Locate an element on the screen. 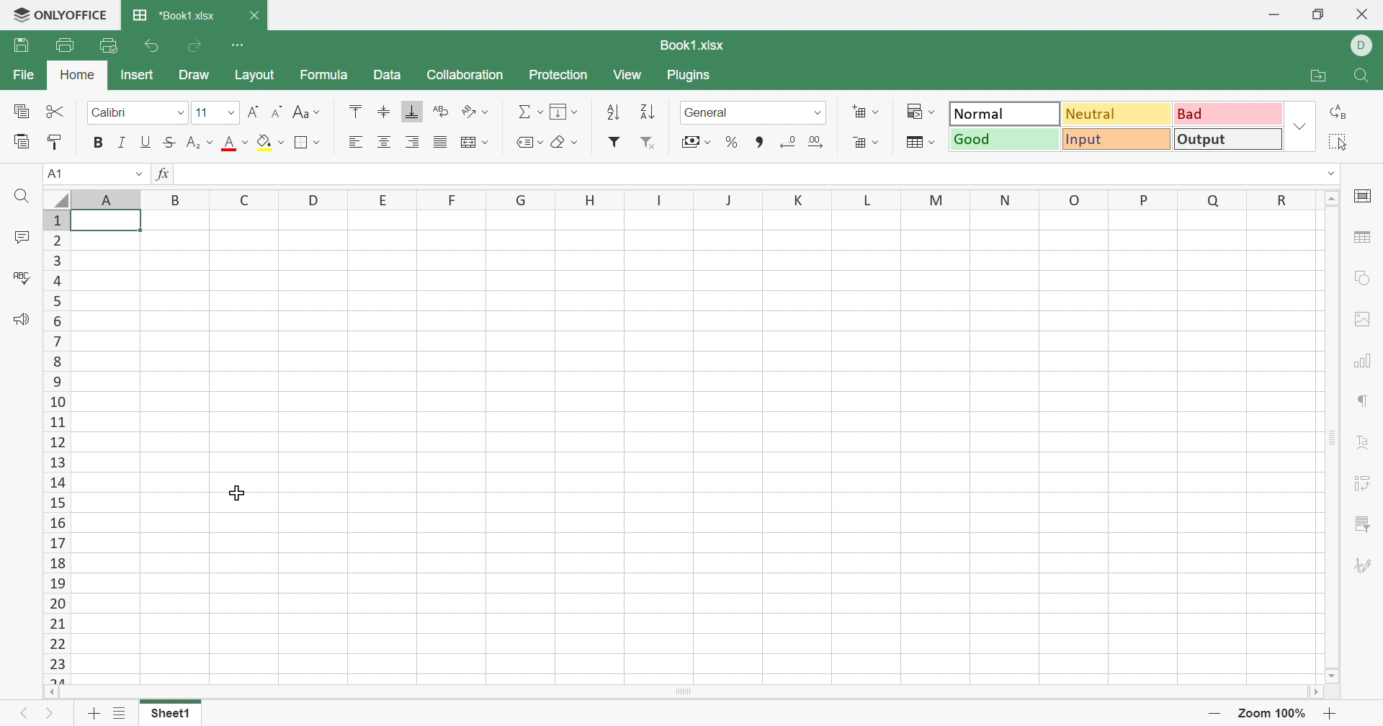 The width and height of the screenshot is (1383, 726). Bold is located at coordinates (99, 142).